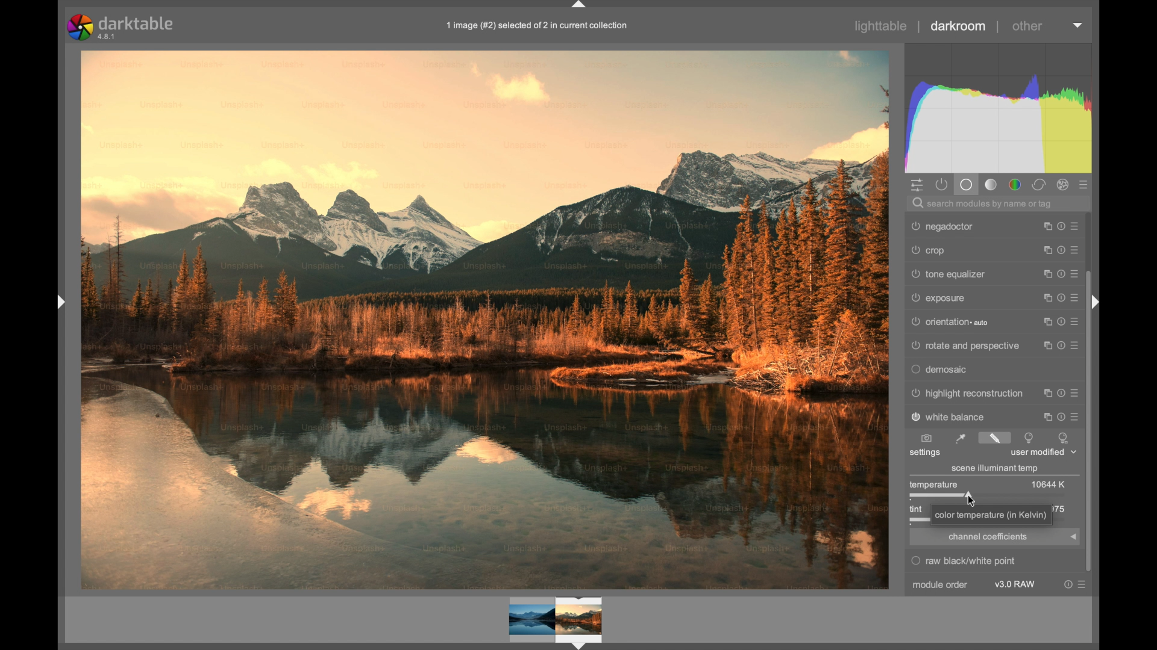  What do you see at coordinates (1098, 303) in the screenshot?
I see `Drag handle` at bounding box center [1098, 303].